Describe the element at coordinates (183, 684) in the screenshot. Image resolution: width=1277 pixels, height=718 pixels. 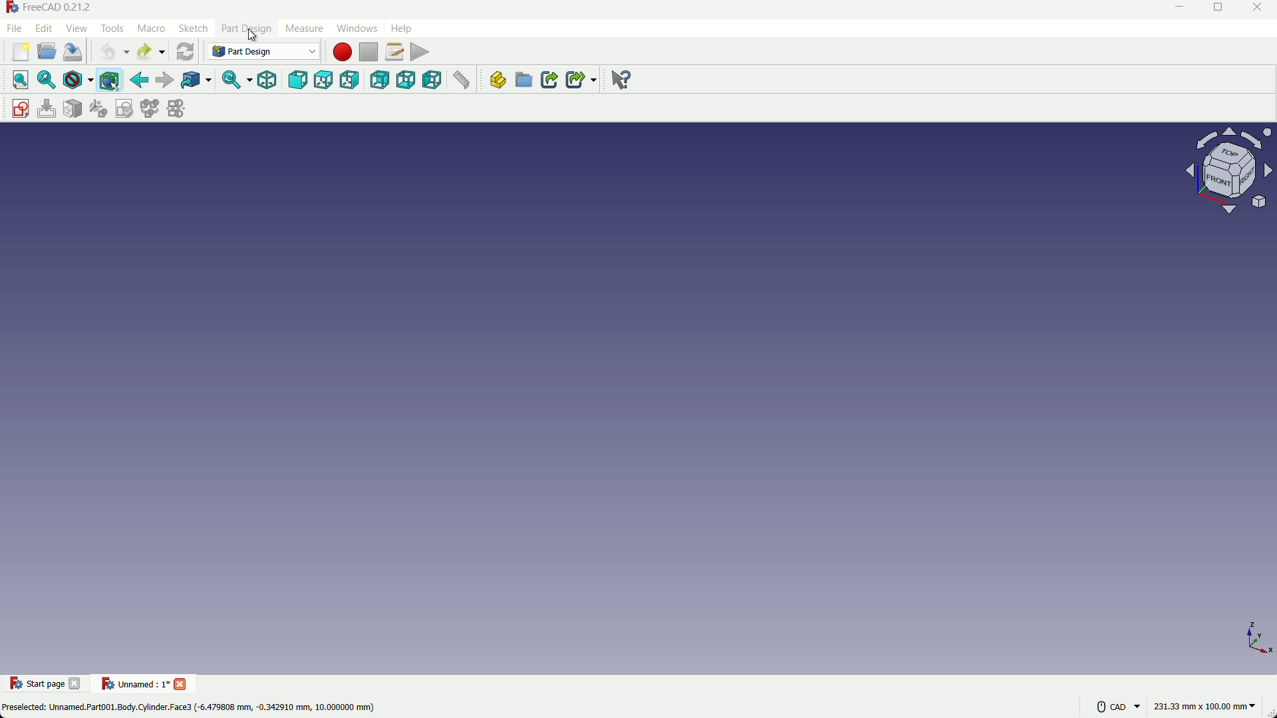
I see `close project` at that location.